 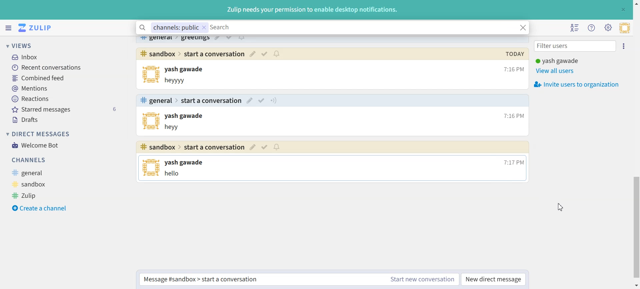 What do you see at coordinates (66, 78) in the screenshot?
I see `Combined feed` at bounding box center [66, 78].